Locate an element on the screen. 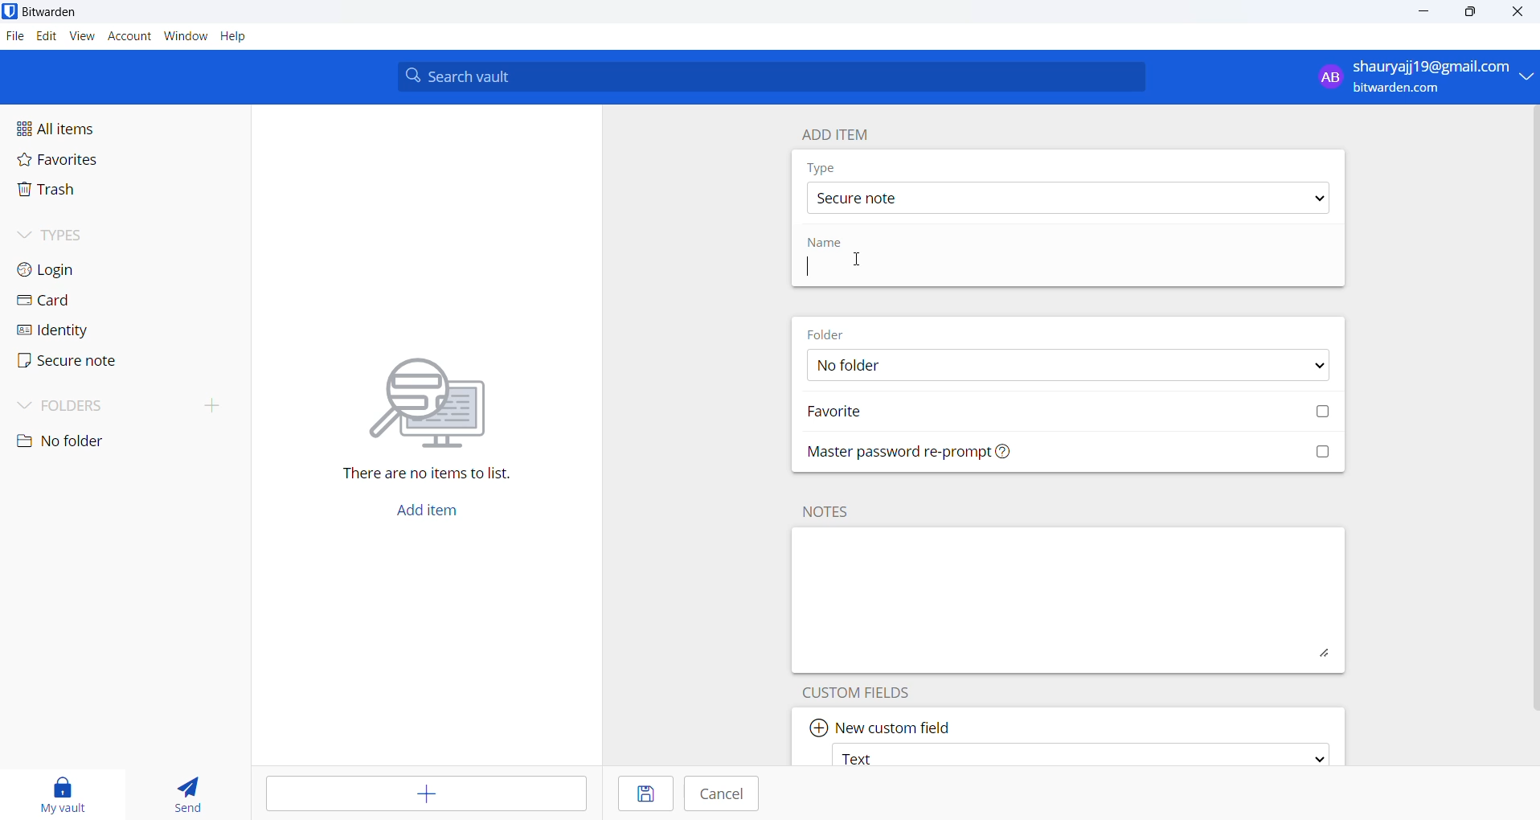 The height and width of the screenshot is (820, 1540). name is located at coordinates (829, 244).